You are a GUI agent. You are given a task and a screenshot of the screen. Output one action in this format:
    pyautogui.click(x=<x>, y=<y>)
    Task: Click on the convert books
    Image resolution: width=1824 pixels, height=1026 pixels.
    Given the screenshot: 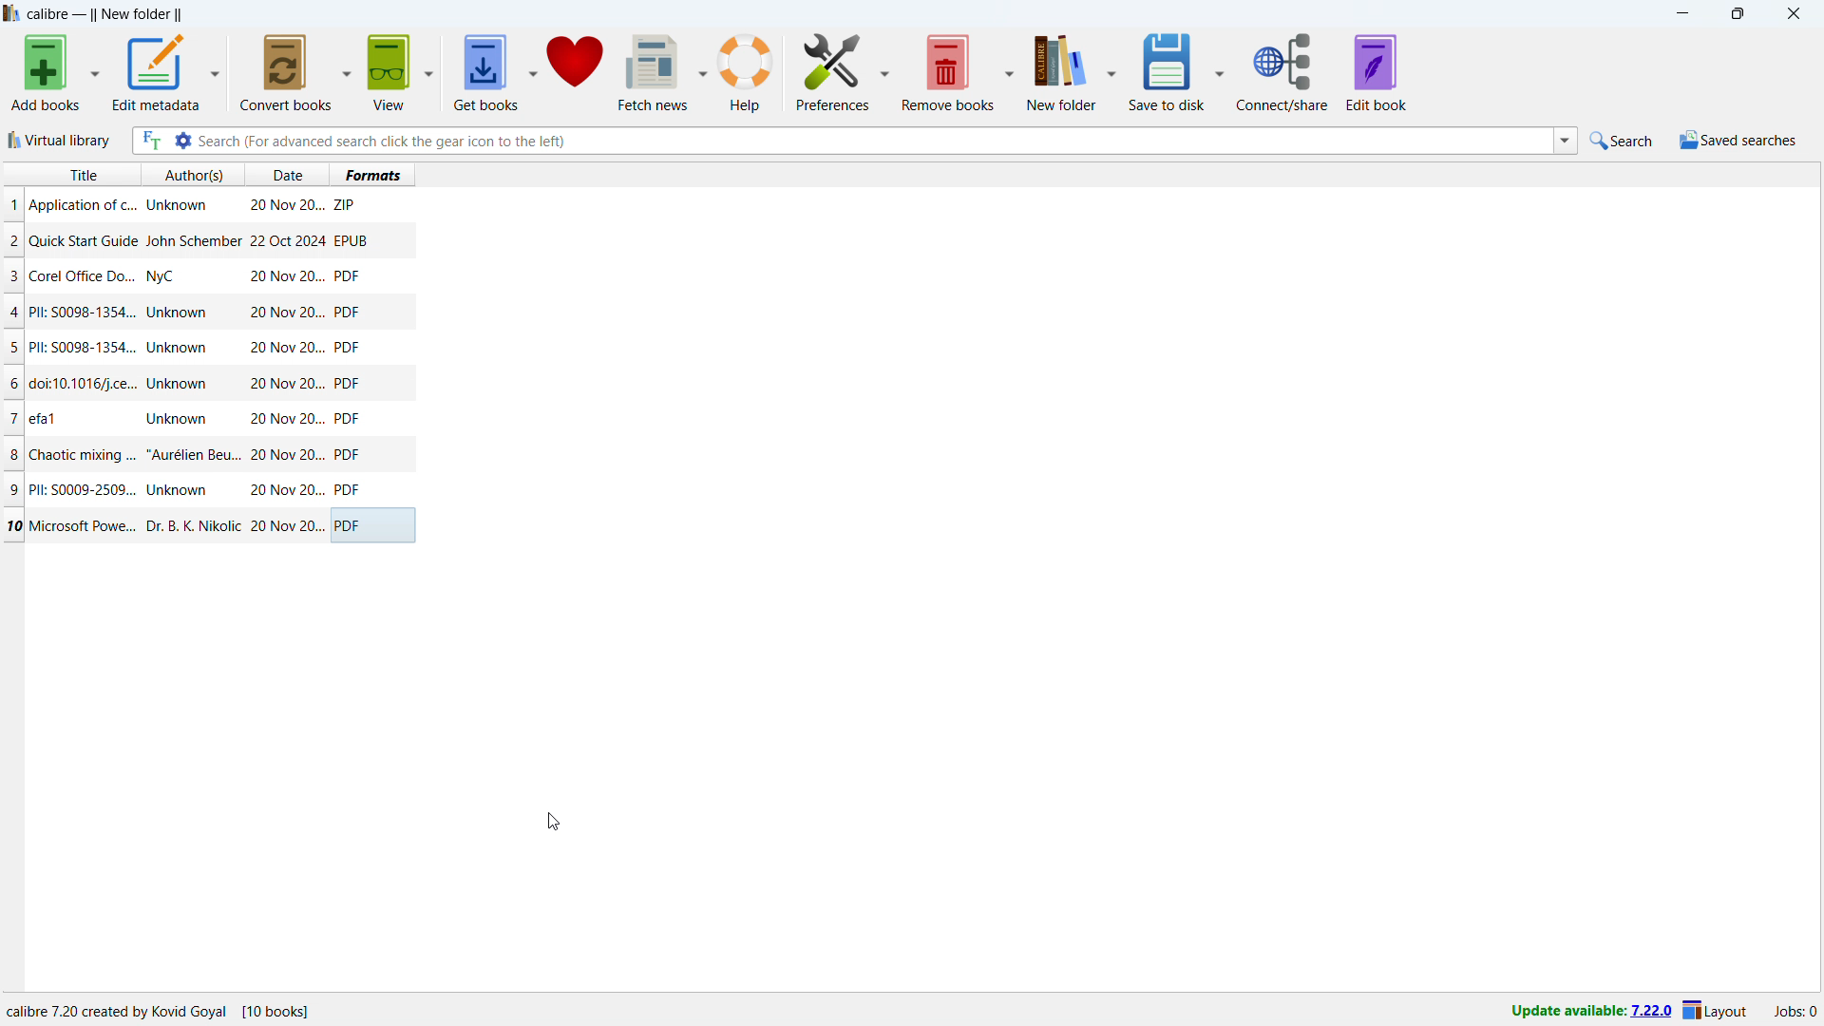 What is the action you would take?
    pyautogui.click(x=288, y=73)
    